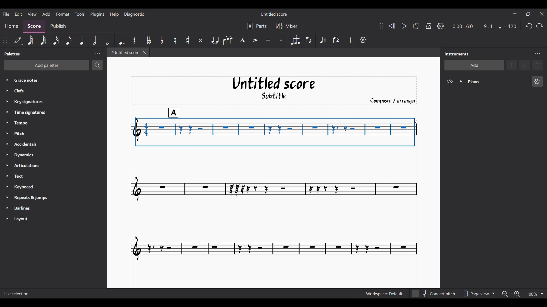 This screenshot has height=307, width=547. Describe the element at coordinates (512, 65) in the screenshot. I see `Move instrument up` at that location.